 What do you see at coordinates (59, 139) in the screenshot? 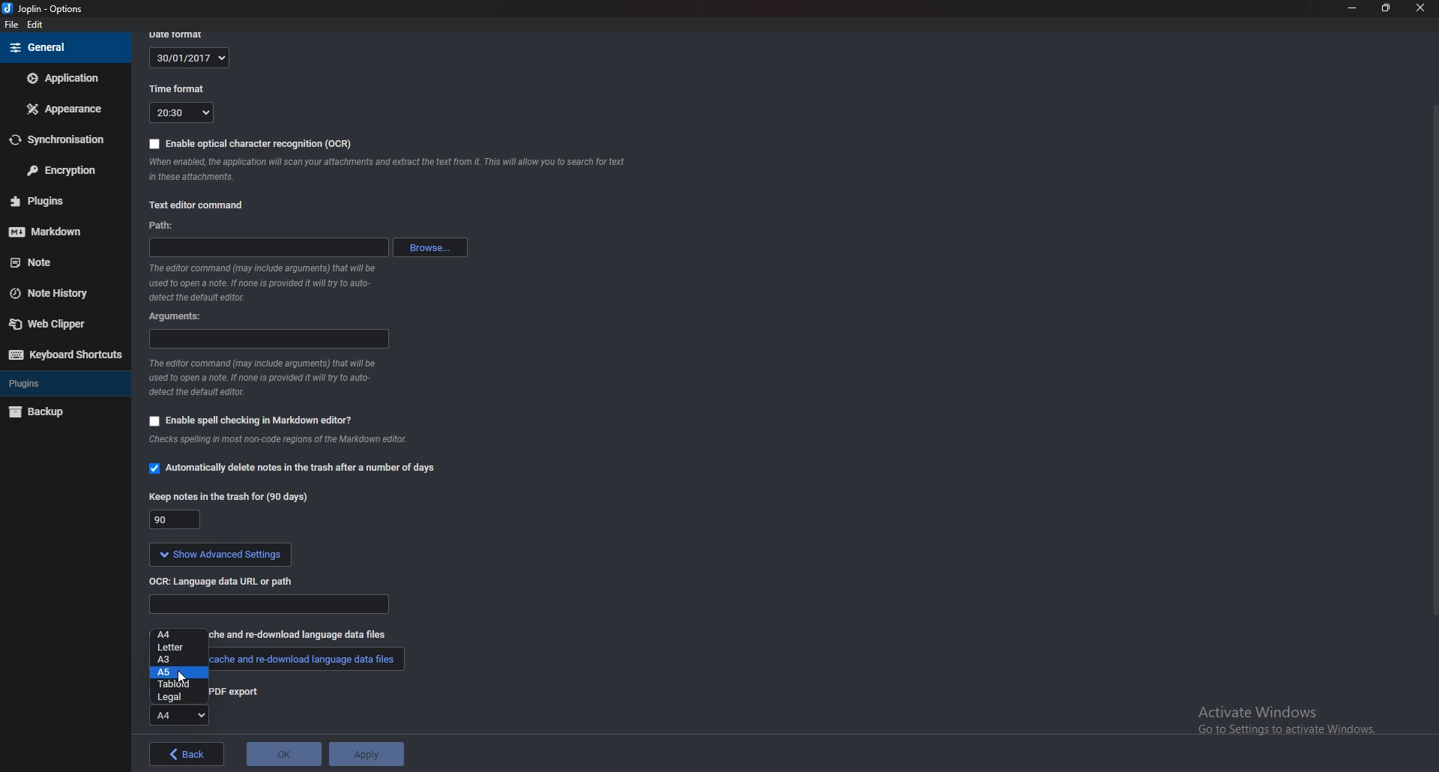
I see `Synchronization` at bounding box center [59, 139].